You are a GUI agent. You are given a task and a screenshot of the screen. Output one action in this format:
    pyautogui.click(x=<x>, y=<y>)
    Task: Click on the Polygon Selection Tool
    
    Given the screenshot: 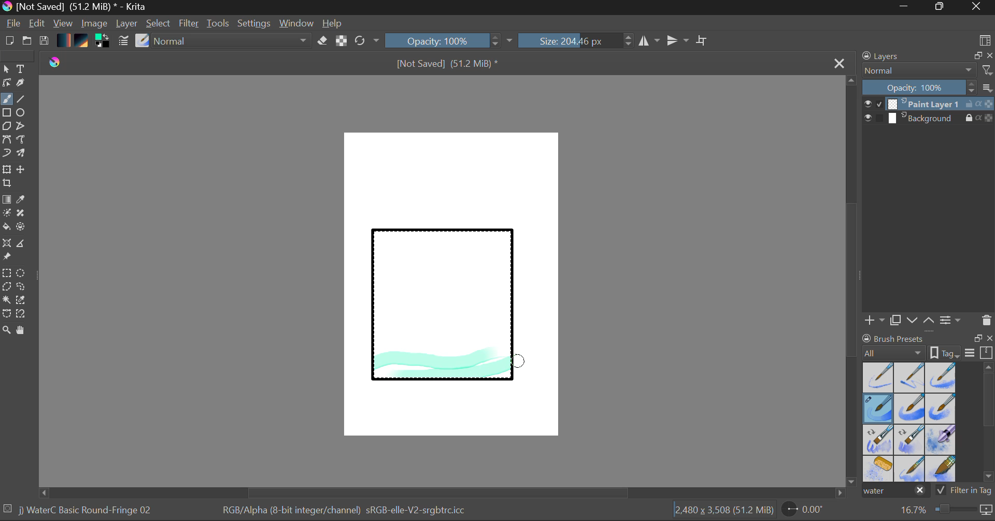 What is the action you would take?
    pyautogui.click(x=6, y=287)
    